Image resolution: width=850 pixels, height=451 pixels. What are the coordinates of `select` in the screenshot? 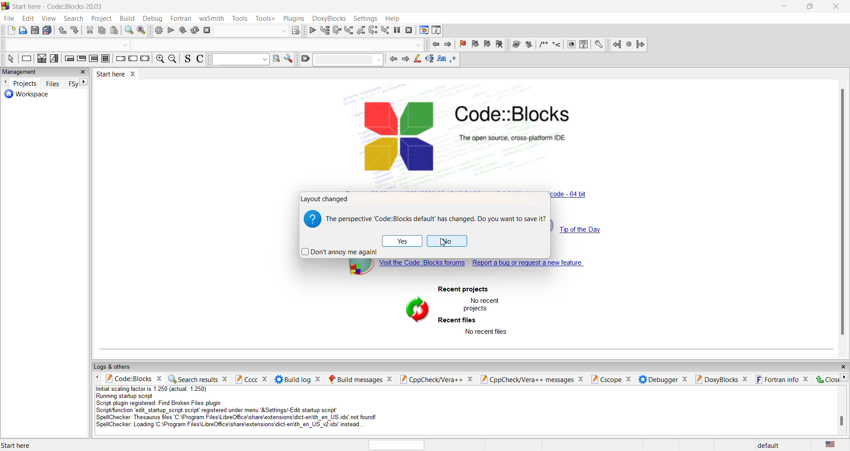 It's located at (12, 59).